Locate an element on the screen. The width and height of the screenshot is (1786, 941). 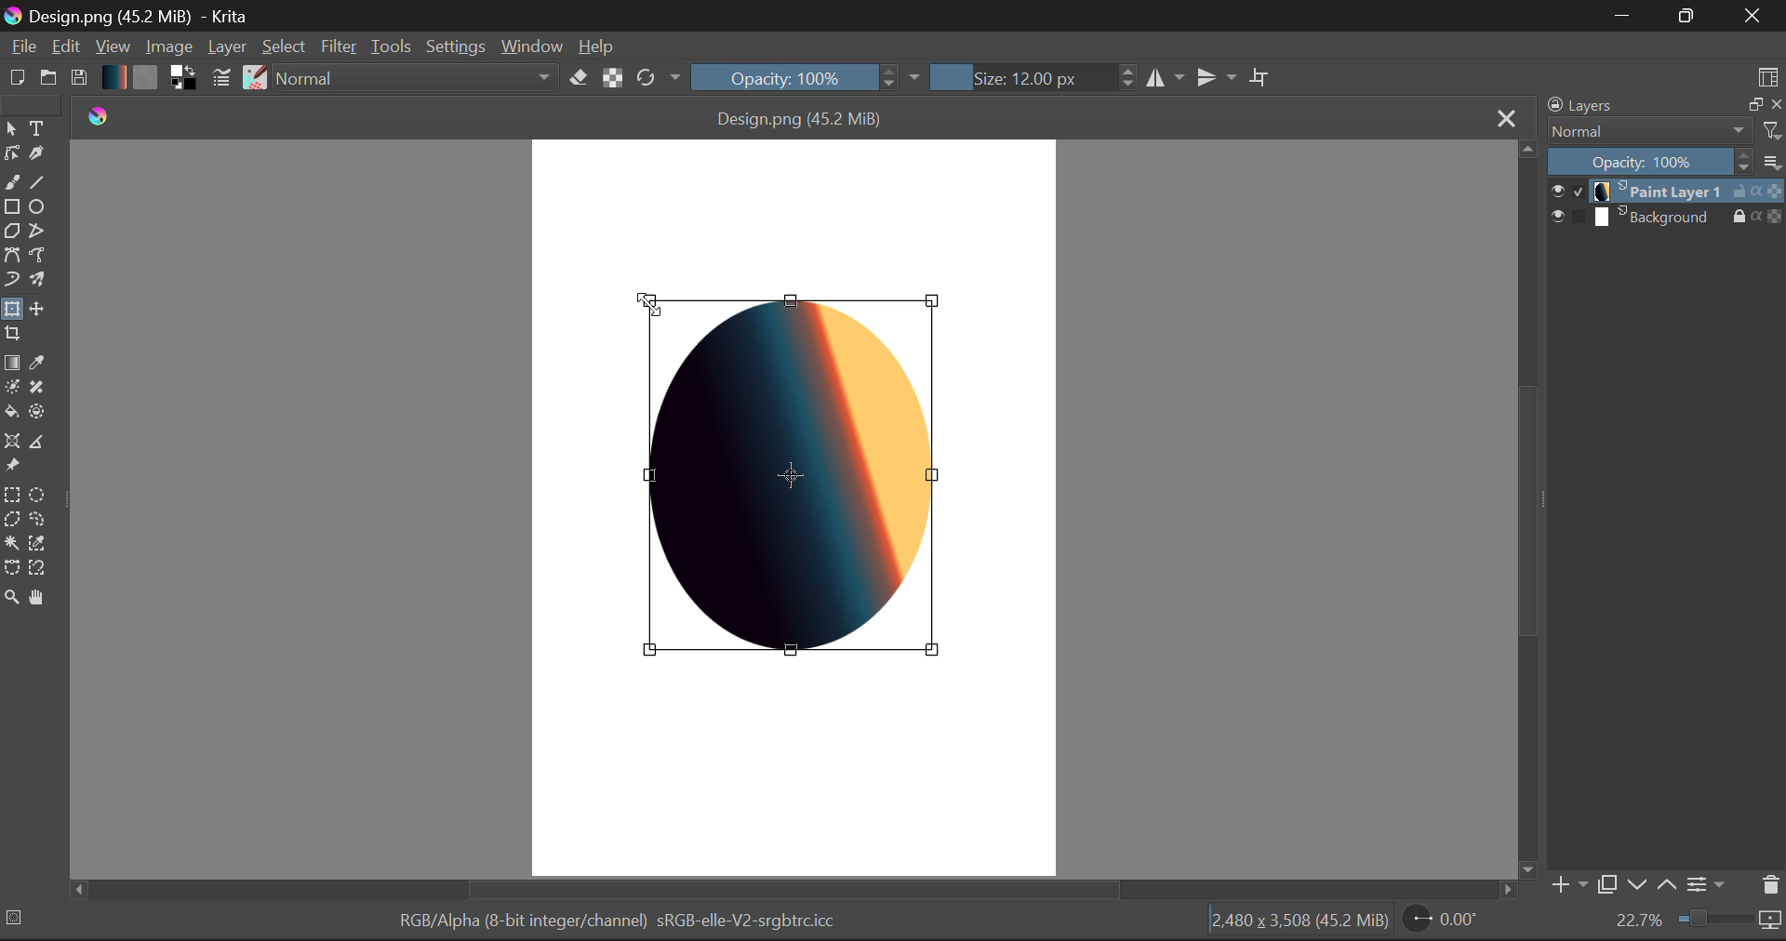
Similar color Selector is located at coordinates (38, 544).